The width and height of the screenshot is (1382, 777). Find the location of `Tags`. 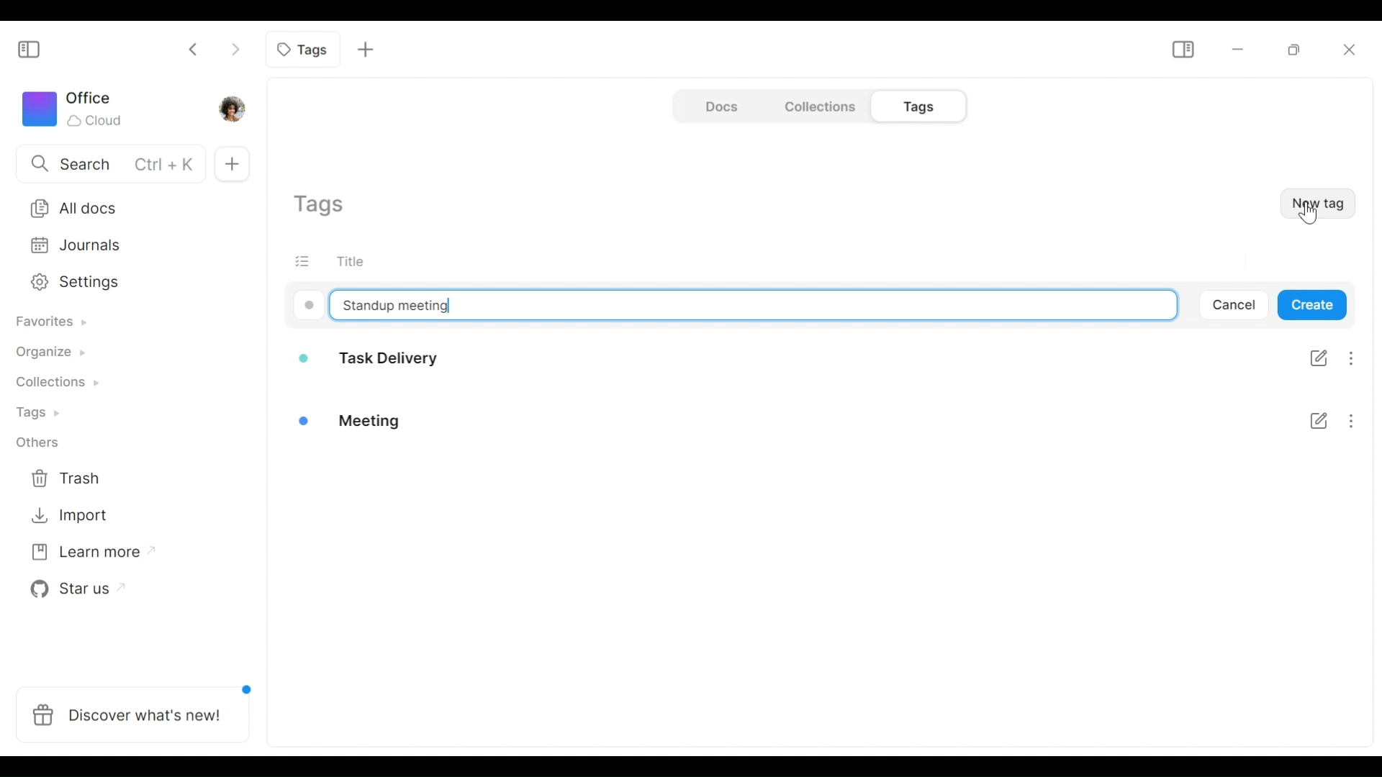

Tags is located at coordinates (44, 414).